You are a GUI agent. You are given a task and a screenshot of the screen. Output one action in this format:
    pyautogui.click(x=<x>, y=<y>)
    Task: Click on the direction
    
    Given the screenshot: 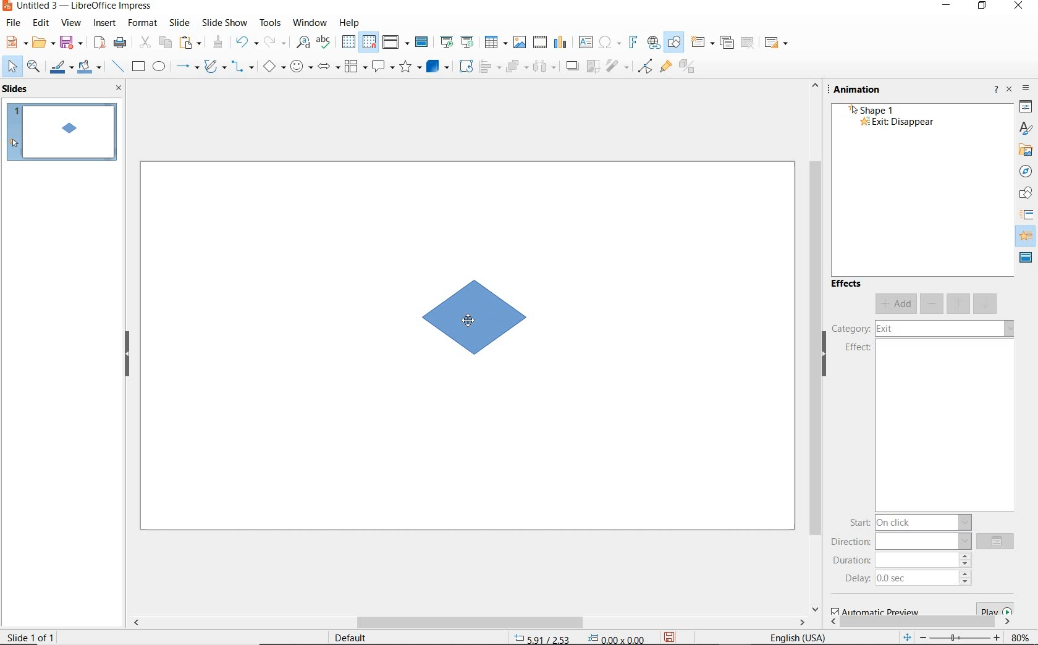 What is the action you would take?
    pyautogui.click(x=898, y=541)
    